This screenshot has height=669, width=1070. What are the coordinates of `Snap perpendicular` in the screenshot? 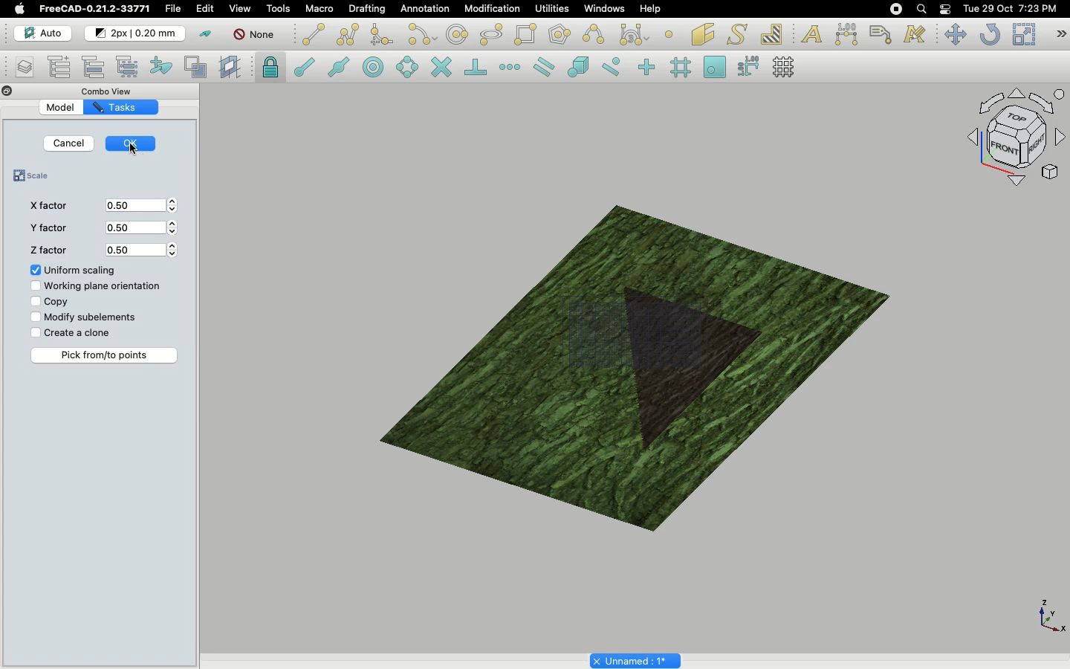 It's located at (473, 66).